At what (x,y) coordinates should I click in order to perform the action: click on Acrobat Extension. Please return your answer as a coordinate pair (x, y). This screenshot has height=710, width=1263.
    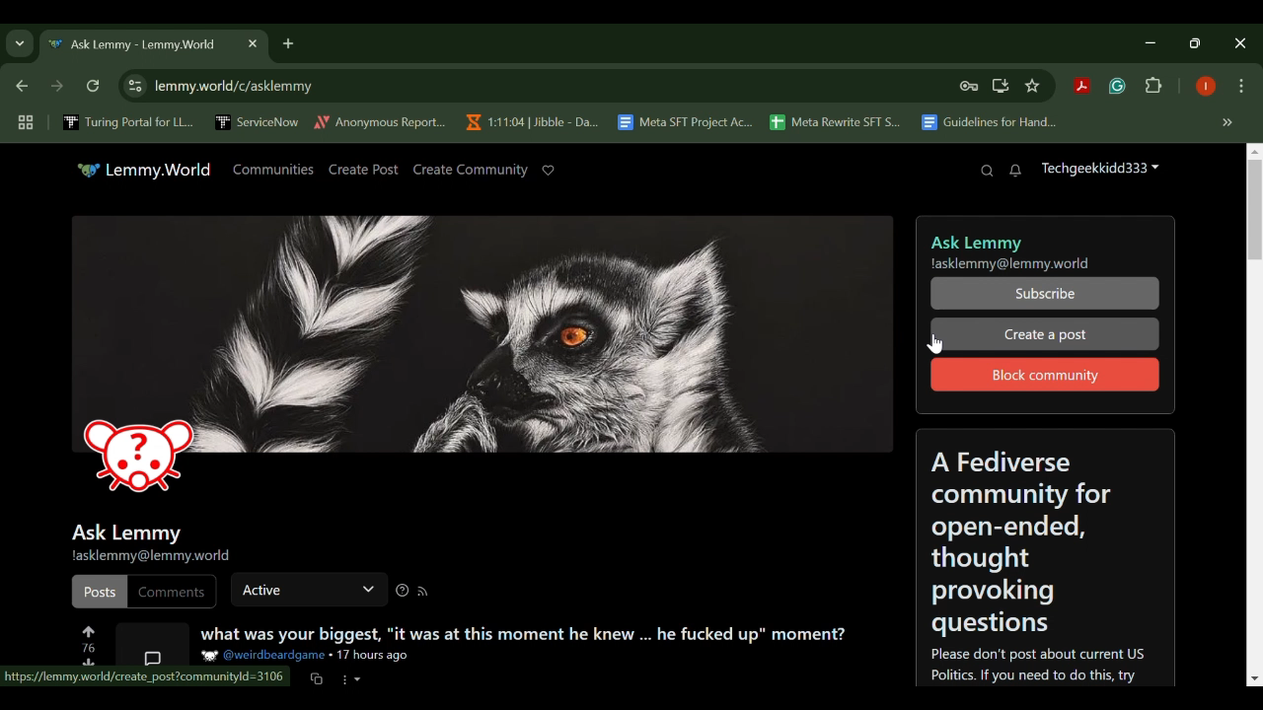
    Looking at the image, I should click on (1081, 87).